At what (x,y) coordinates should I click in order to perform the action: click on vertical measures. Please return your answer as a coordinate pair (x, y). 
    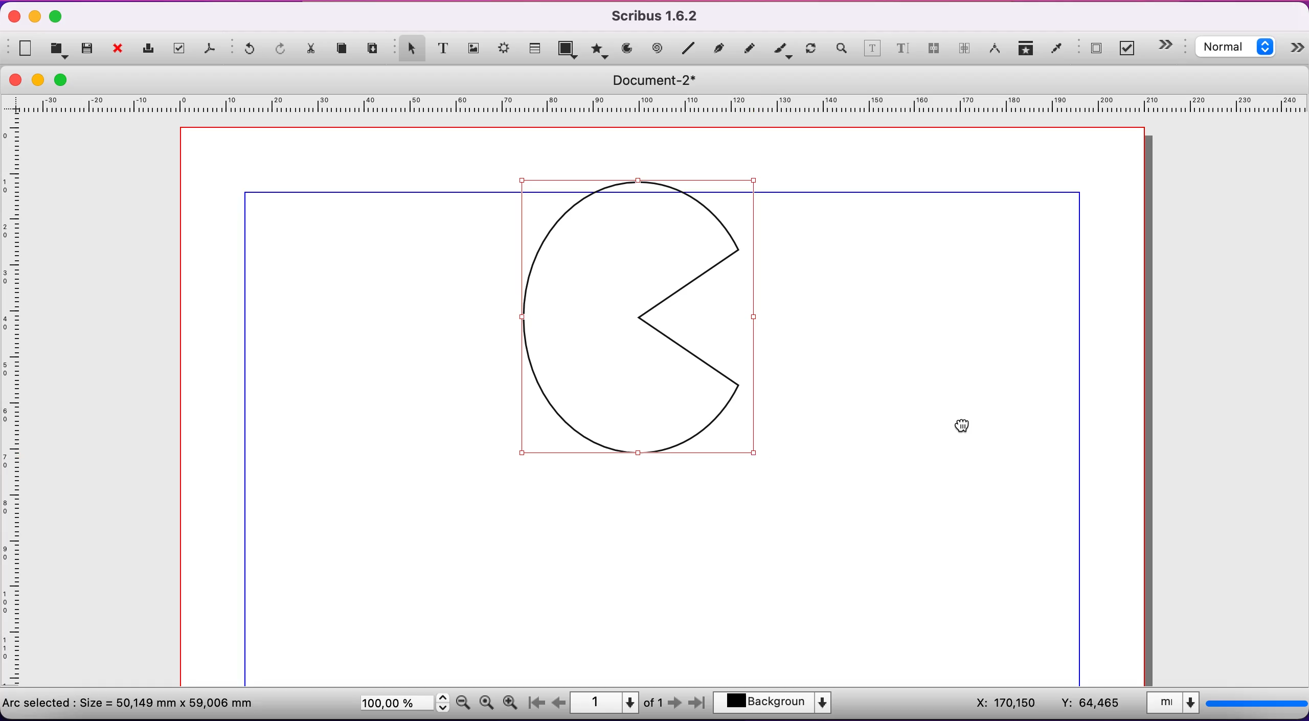
    Looking at the image, I should click on (15, 405).